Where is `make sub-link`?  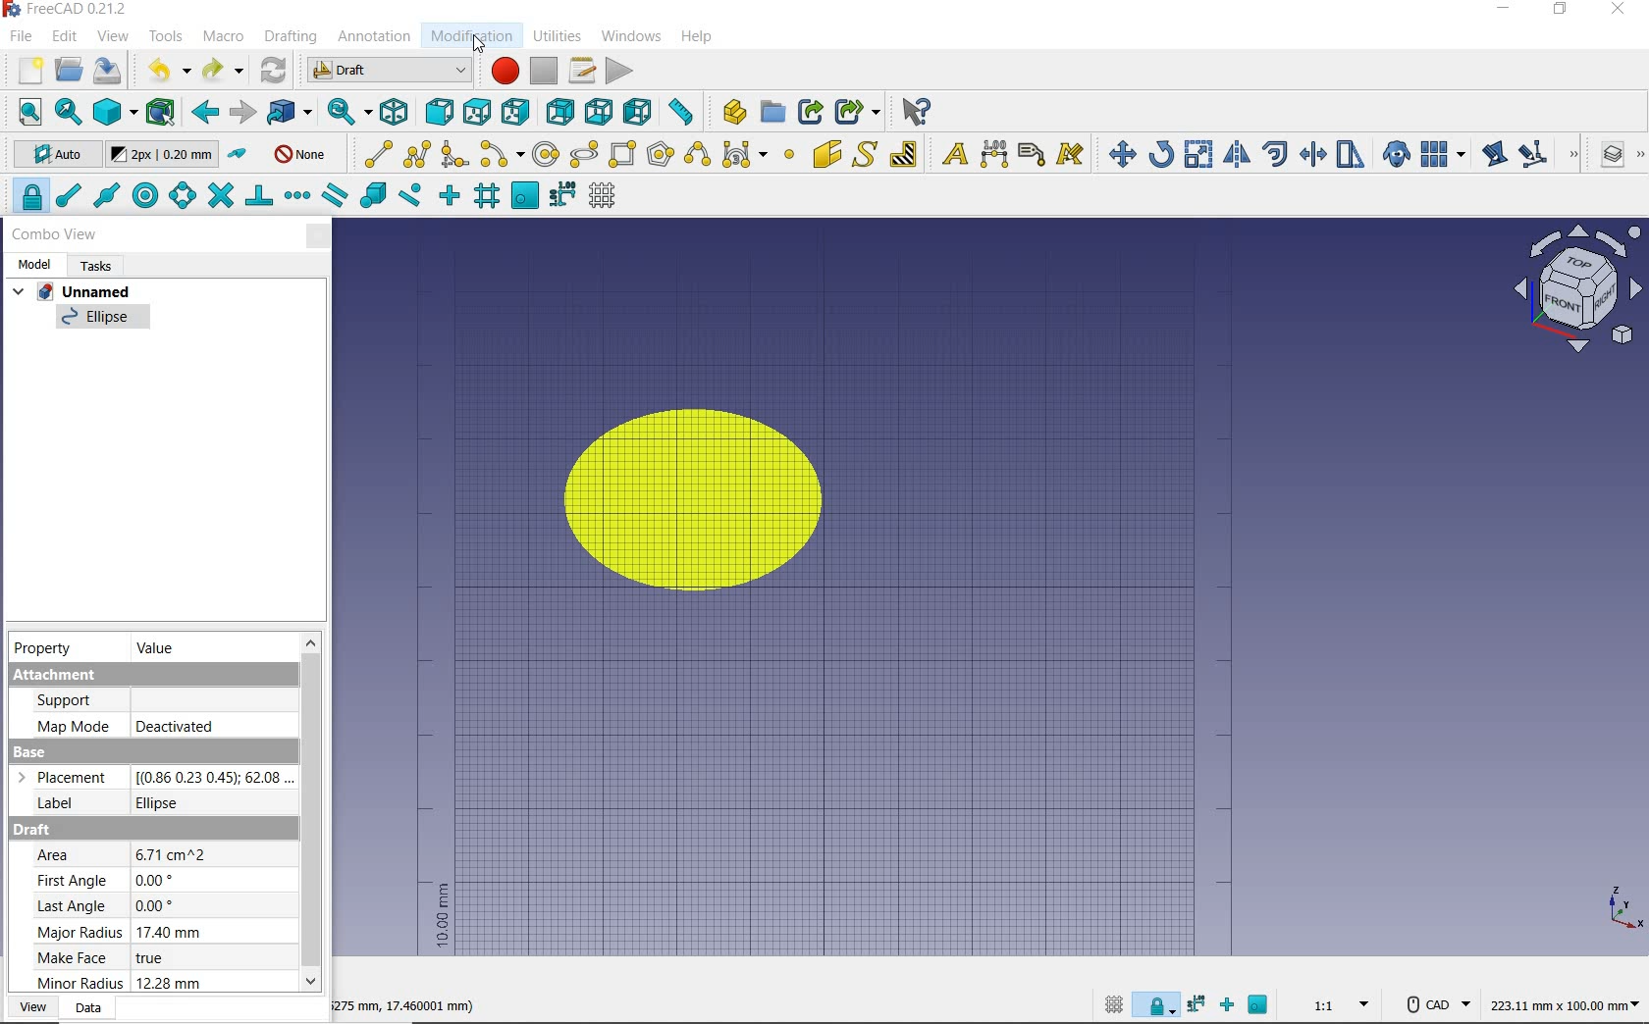 make sub-link is located at coordinates (858, 113).